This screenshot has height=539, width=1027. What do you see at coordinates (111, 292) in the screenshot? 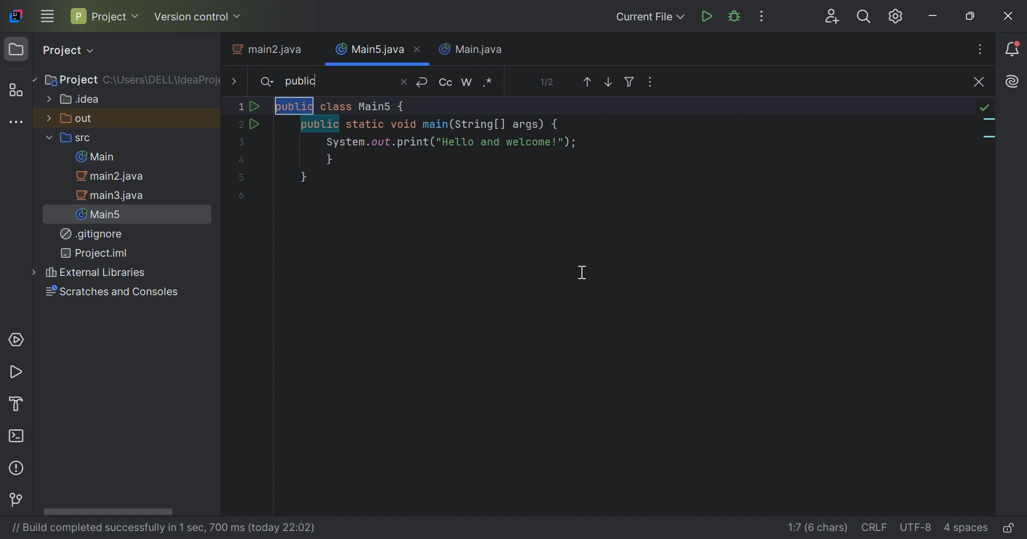
I see `Scratches and Consoles` at bounding box center [111, 292].